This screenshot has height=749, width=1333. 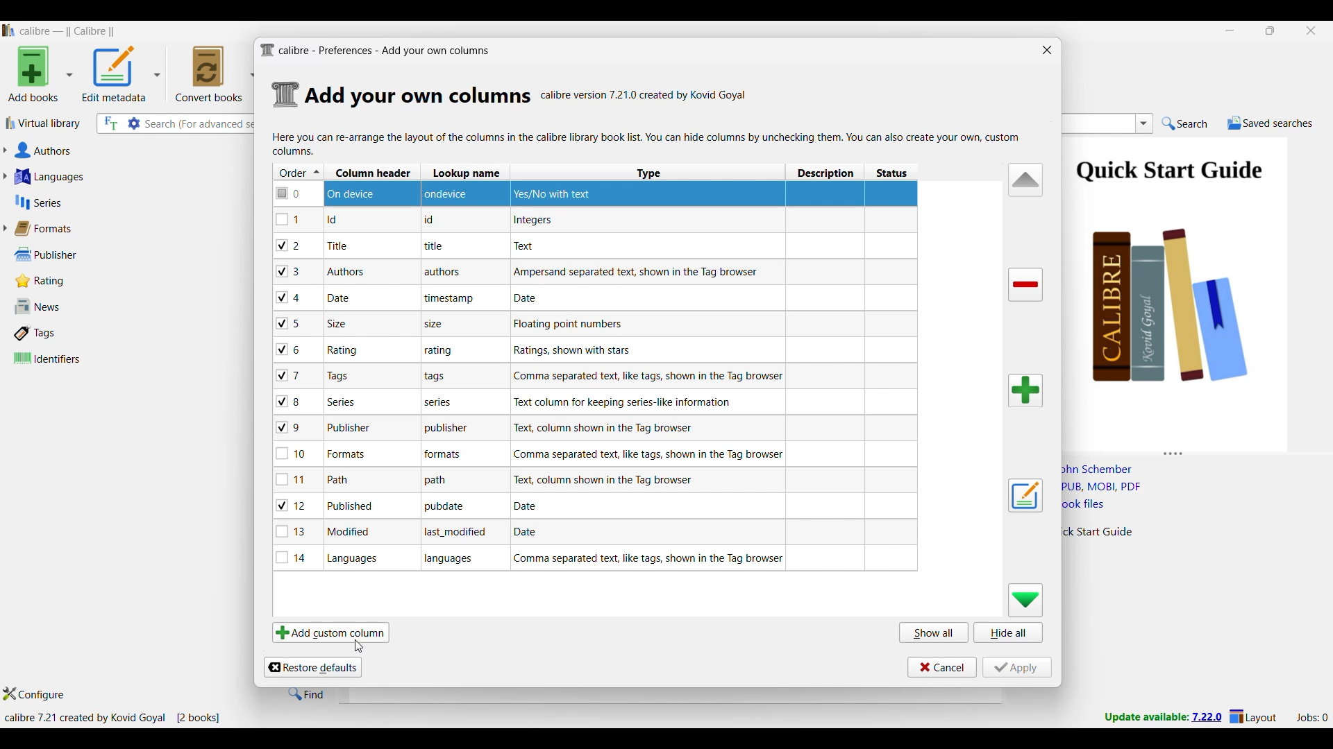 I want to click on Explanation, so click(x=636, y=402).